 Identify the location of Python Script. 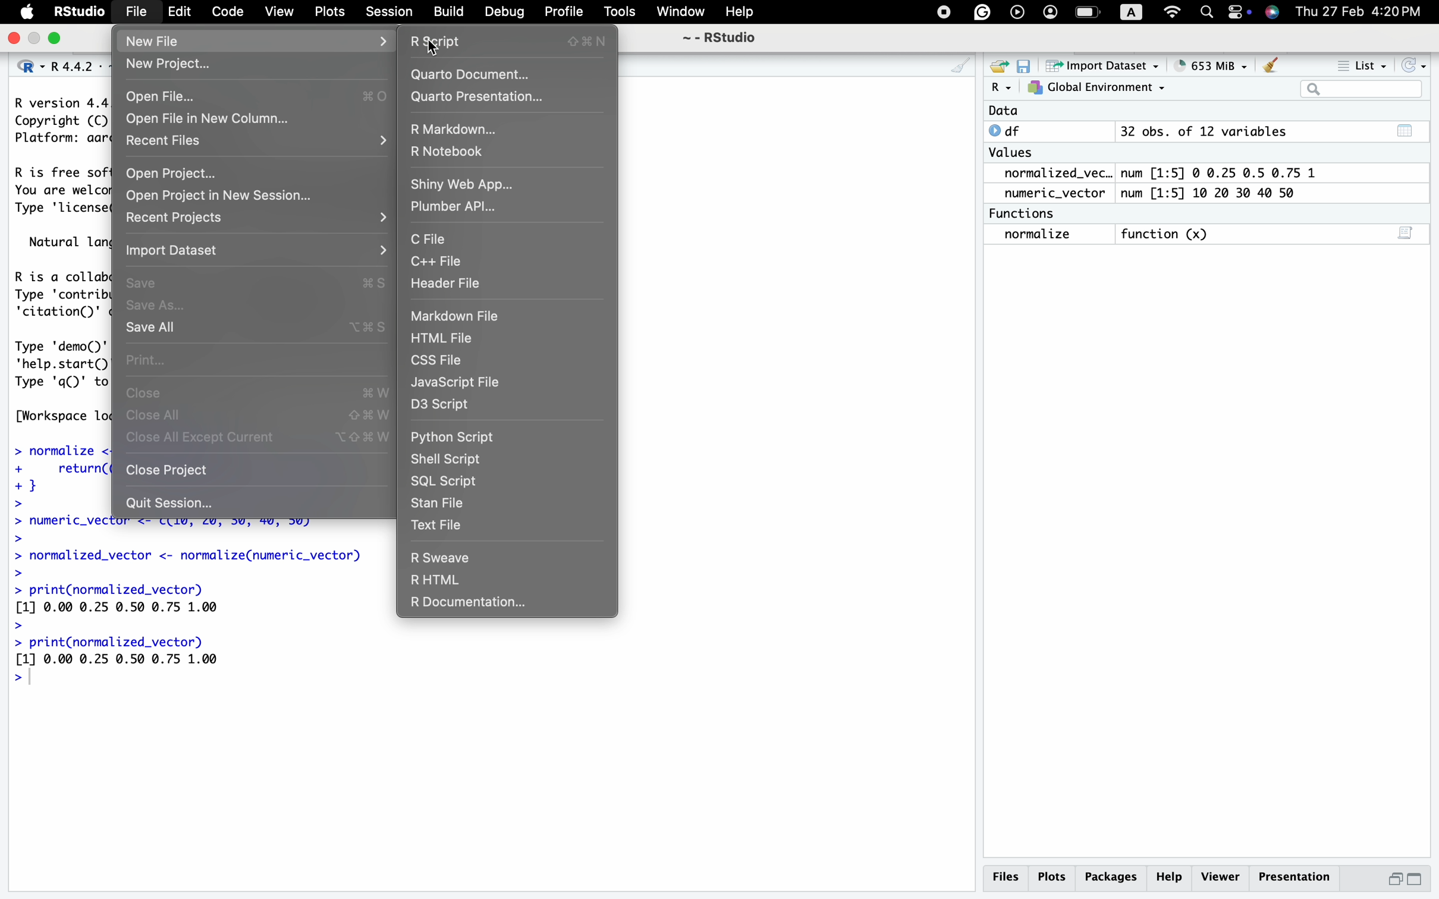
(454, 439).